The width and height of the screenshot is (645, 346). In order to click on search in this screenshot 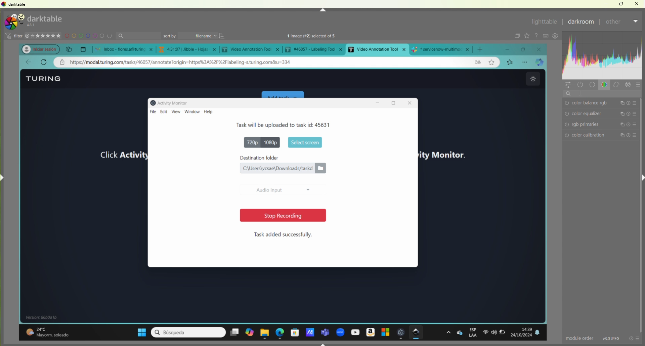, I will do `click(140, 36)`.